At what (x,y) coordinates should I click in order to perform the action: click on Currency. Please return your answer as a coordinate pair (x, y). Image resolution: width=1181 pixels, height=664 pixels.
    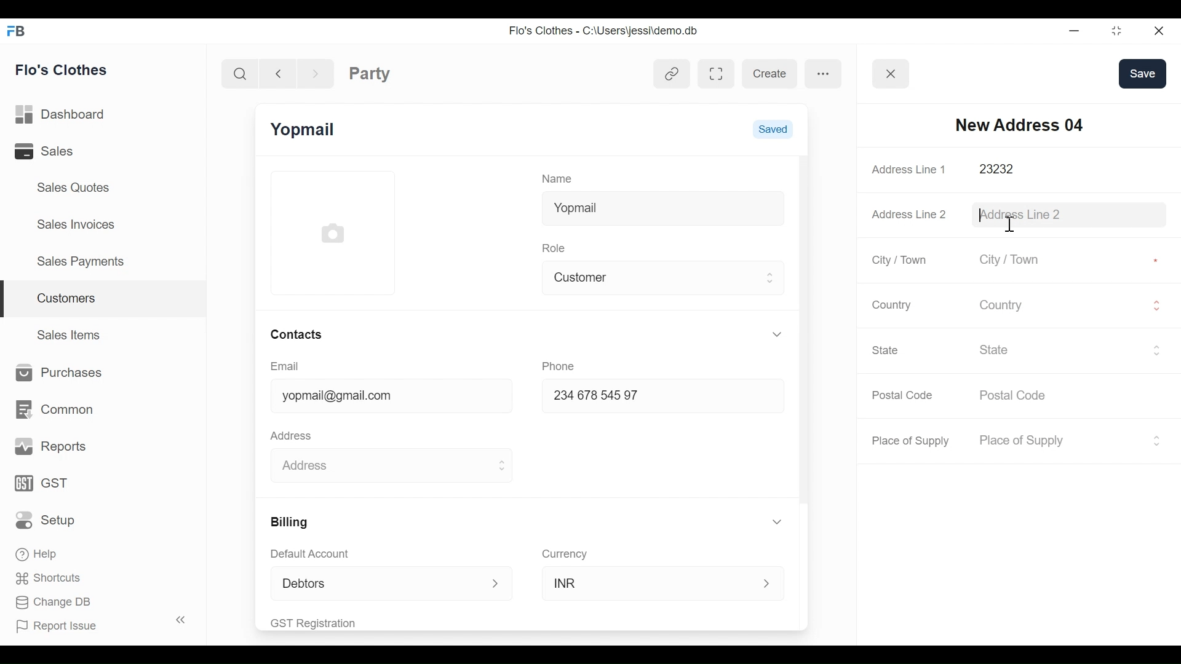
    Looking at the image, I should click on (565, 553).